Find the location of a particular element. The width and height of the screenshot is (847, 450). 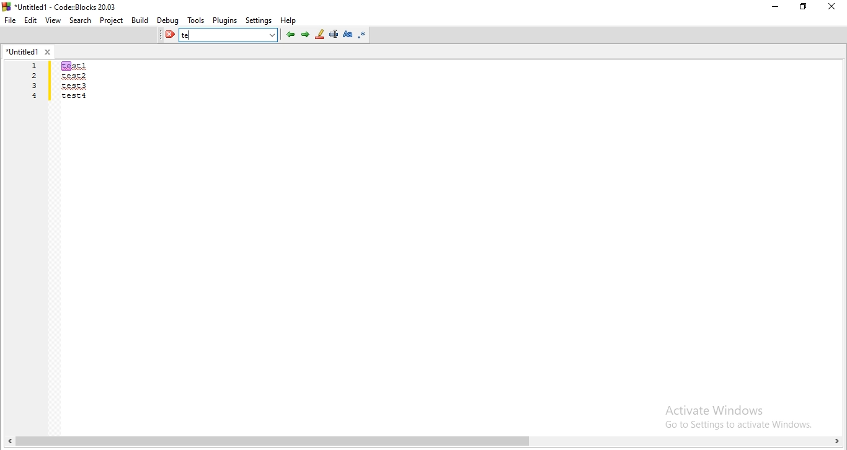

*Untitled1  is located at coordinates (23, 51).